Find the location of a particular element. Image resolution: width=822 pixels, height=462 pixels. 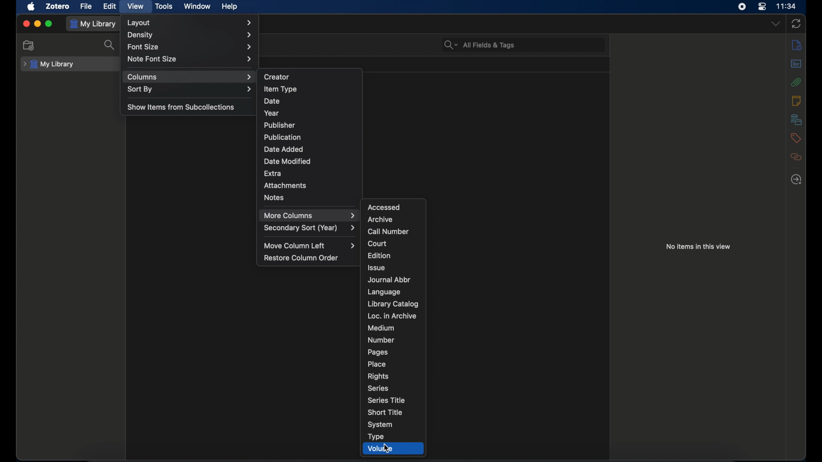

date modified is located at coordinates (288, 161).